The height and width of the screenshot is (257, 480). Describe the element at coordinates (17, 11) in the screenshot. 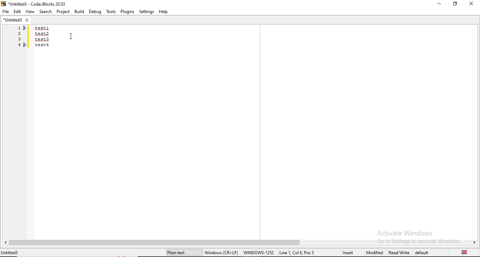

I see `Edit ` at that location.